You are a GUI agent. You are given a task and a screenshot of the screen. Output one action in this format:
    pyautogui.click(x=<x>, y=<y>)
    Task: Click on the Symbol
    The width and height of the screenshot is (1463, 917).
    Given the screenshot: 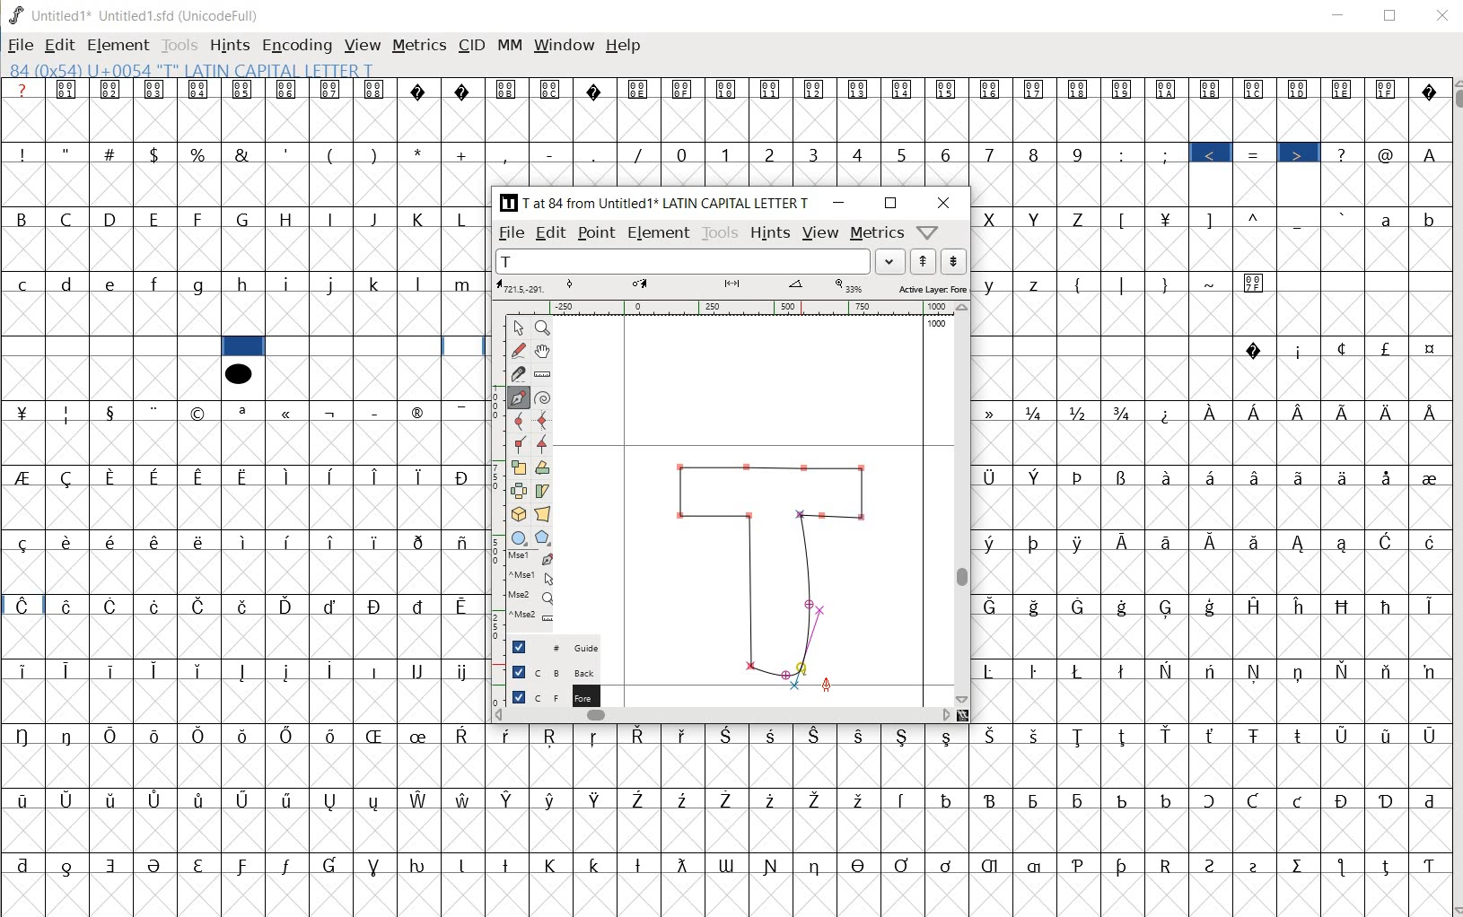 What is the action you would take?
    pyautogui.click(x=22, y=605)
    